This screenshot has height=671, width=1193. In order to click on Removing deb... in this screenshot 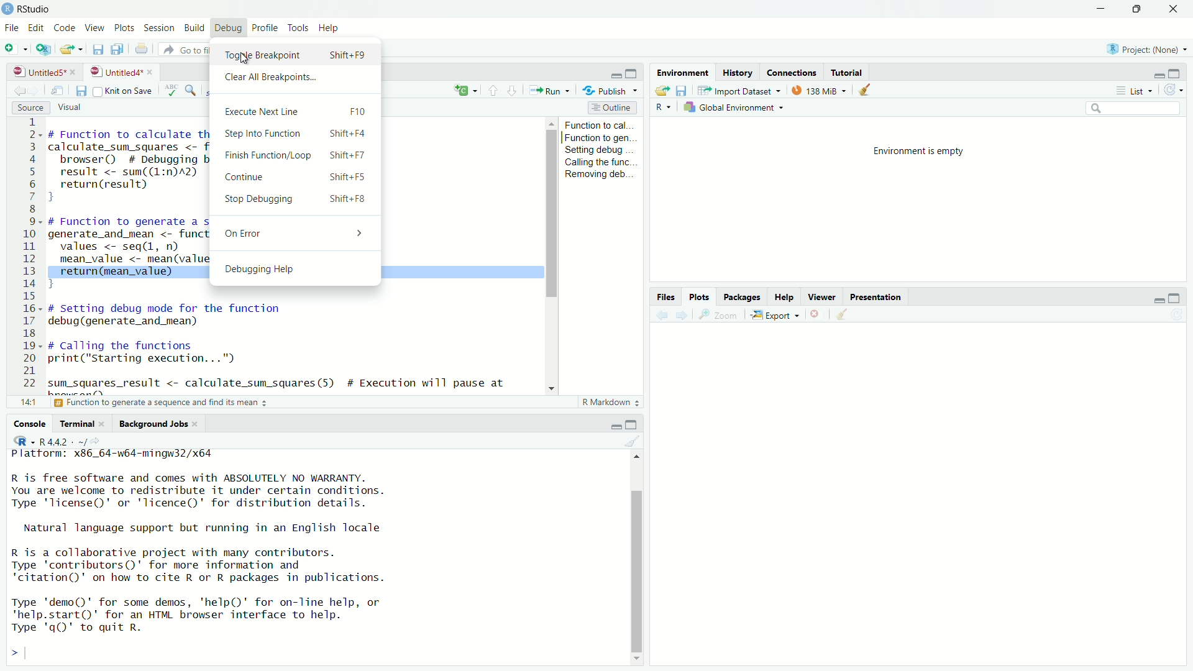, I will do `click(601, 176)`.